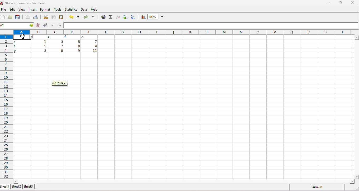  Describe the element at coordinates (3, 17) in the screenshot. I see `new` at that location.